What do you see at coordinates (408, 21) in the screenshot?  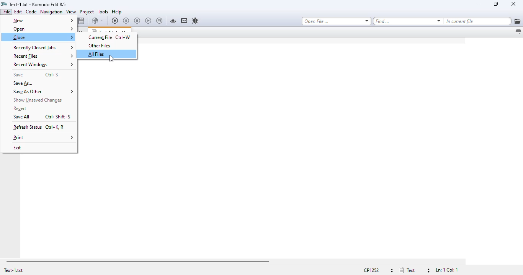 I see `find ` at bounding box center [408, 21].